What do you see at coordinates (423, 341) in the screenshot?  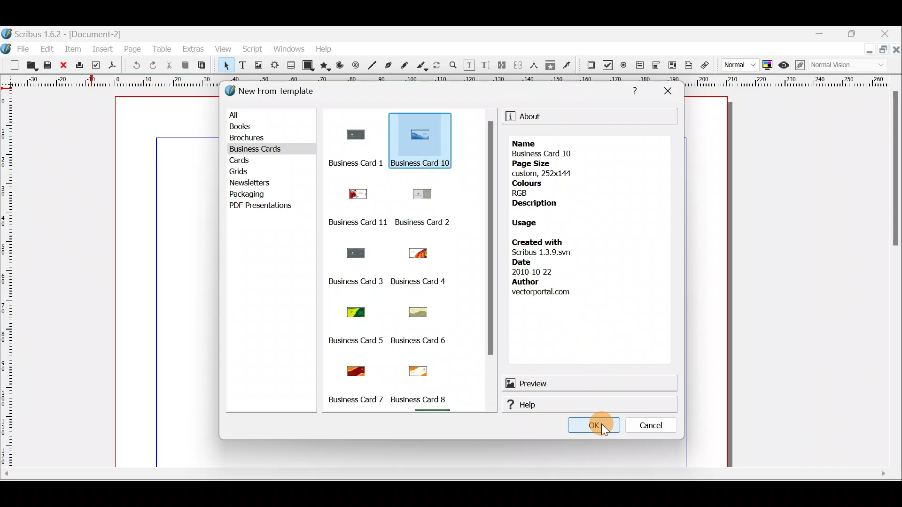 I see `Business card 6` at bounding box center [423, 341].